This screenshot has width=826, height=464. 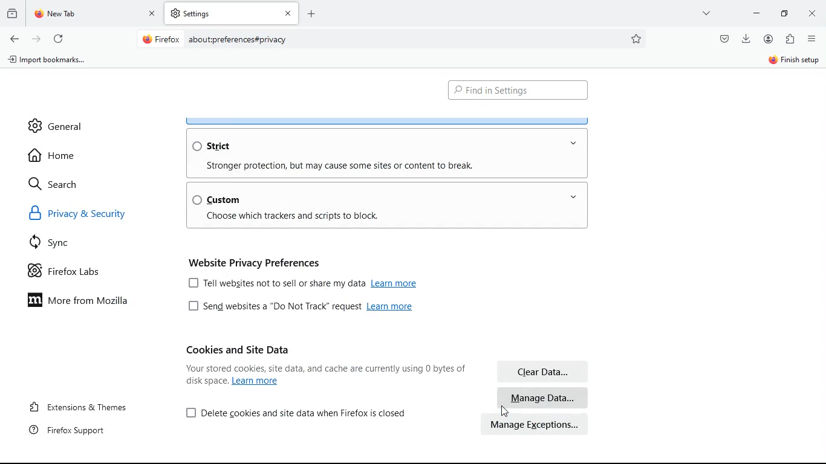 I want to click on download, so click(x=746, y=37).